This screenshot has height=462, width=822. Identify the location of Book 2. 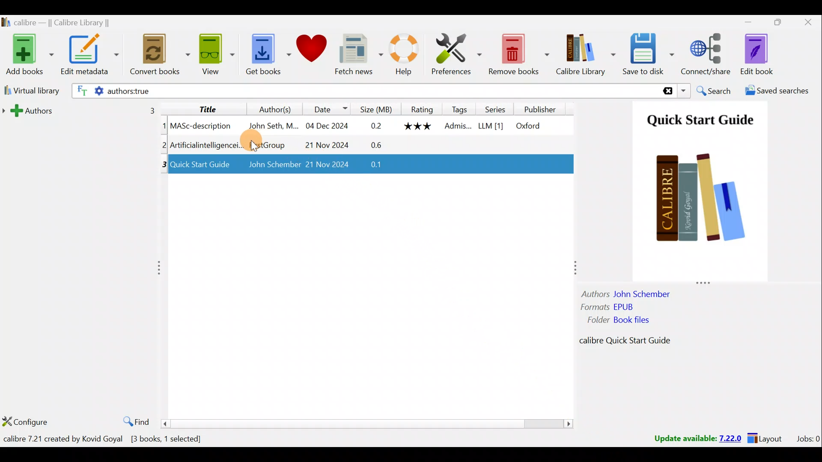
(365, 145).